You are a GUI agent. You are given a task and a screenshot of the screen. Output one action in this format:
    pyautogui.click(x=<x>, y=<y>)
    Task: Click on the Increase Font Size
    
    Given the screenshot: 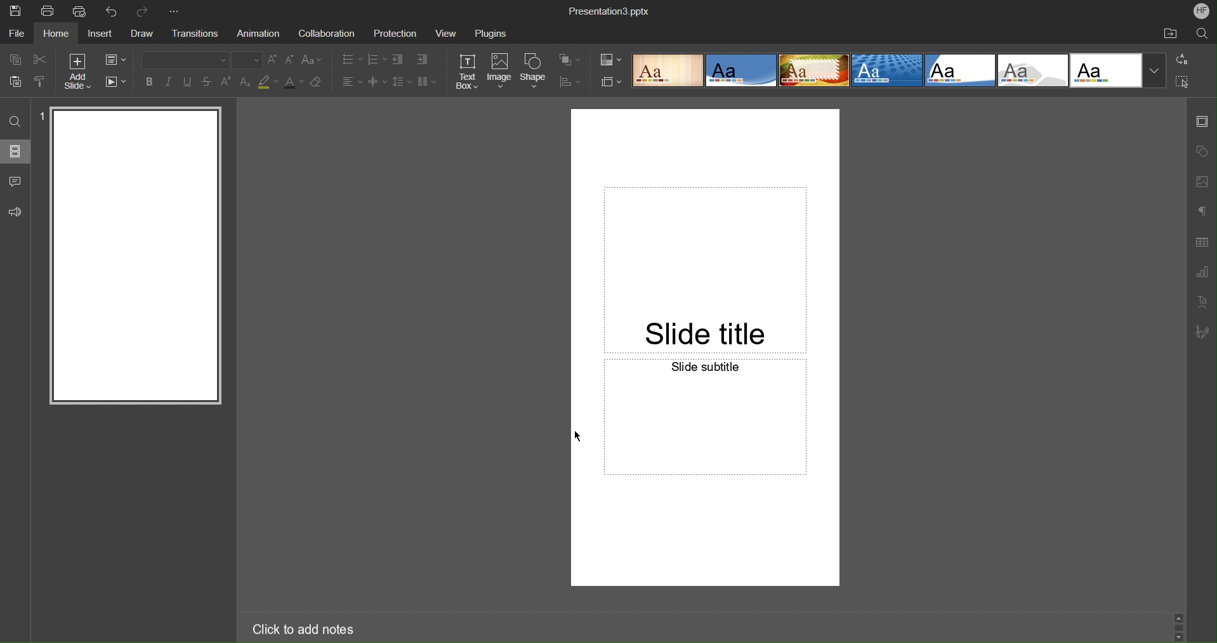 What is the action you would take?
    pyautogui.click(x=273, y=60)
    